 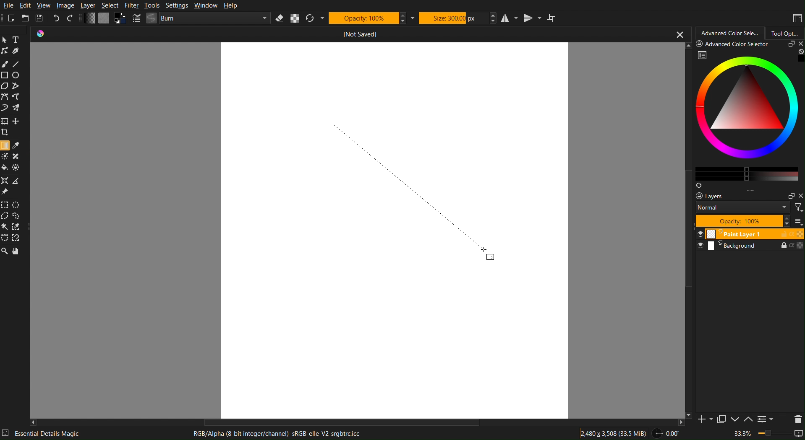 I want to click on RGB/Alpha, so click(x=280, y=434).